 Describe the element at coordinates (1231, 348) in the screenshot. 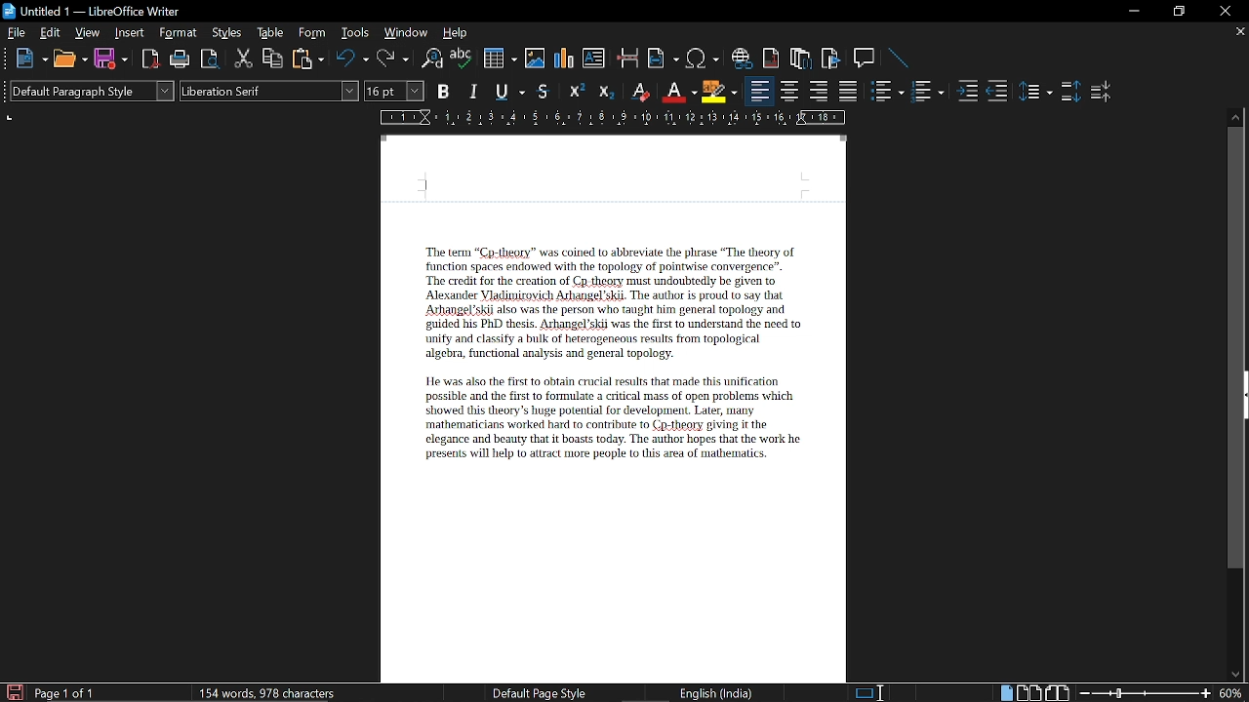

I see `vertical scrollbar` at that location.